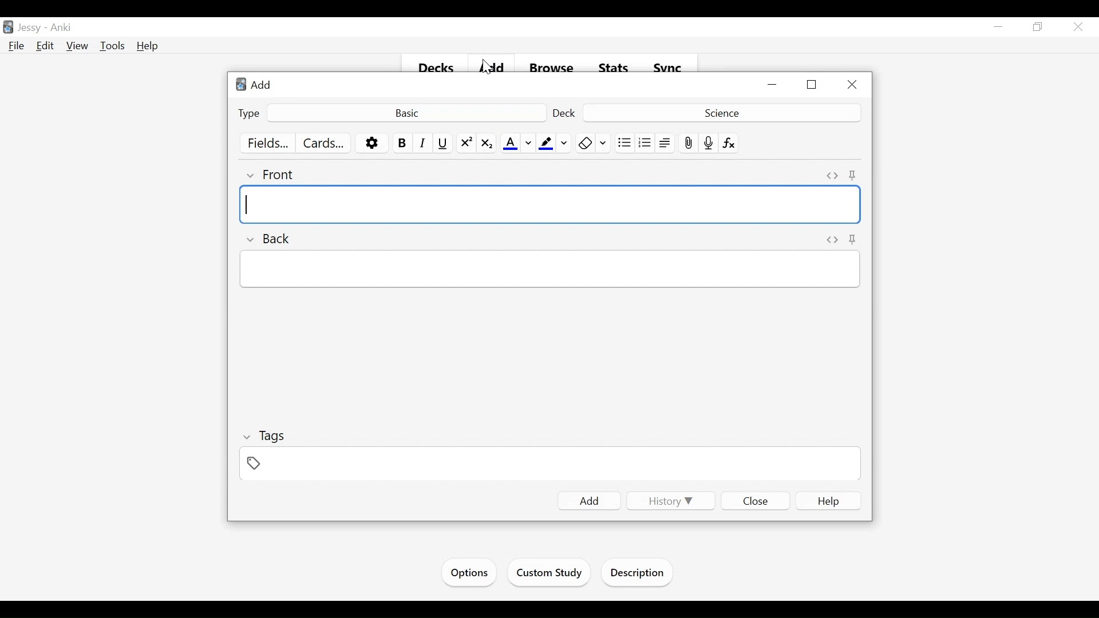  I want to click on Tools, so click(112, 46).